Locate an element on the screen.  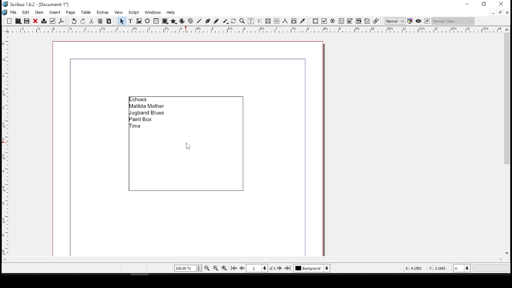
close window is located at coordinates (502, 4).